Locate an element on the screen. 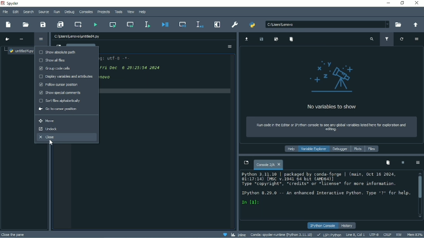 This screenshot has height=238, width=424. Run current cell and go to the next one is located at coordinates (130, 24).